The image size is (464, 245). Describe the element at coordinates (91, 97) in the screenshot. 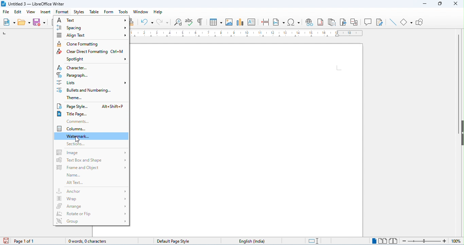

I see `theme` at that location.